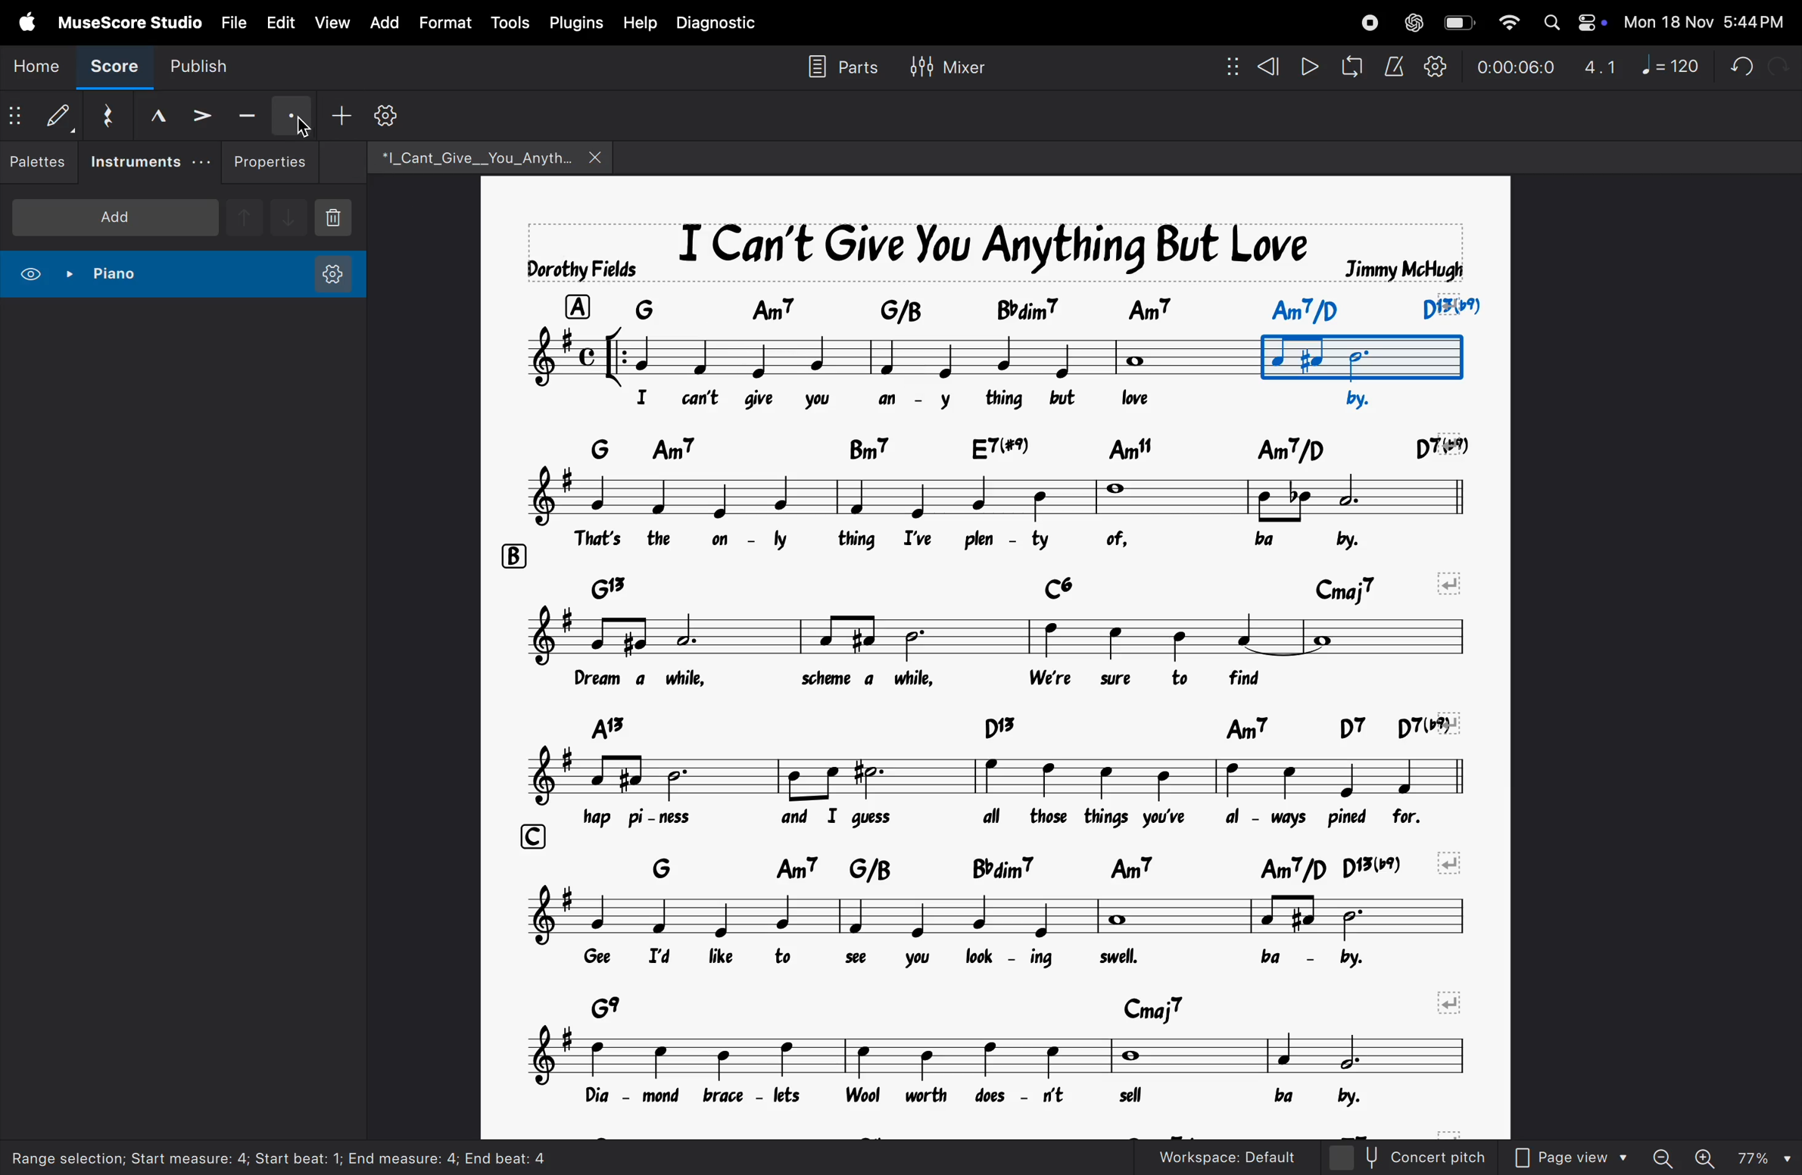 Image resolution: width=1802 pixels, height=1175 pixels. Describe the element at coordinates (198, 68) in the screenshot. I see `publish` at that location.